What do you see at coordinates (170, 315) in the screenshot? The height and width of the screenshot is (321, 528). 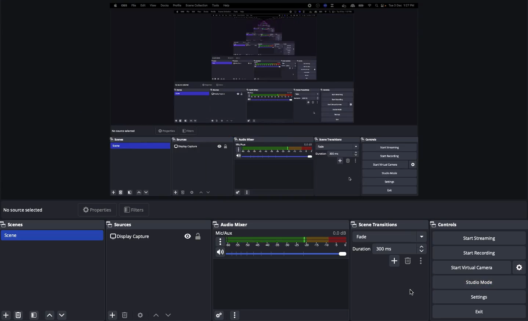 I see `Move down` at bounding box center [170, 315].